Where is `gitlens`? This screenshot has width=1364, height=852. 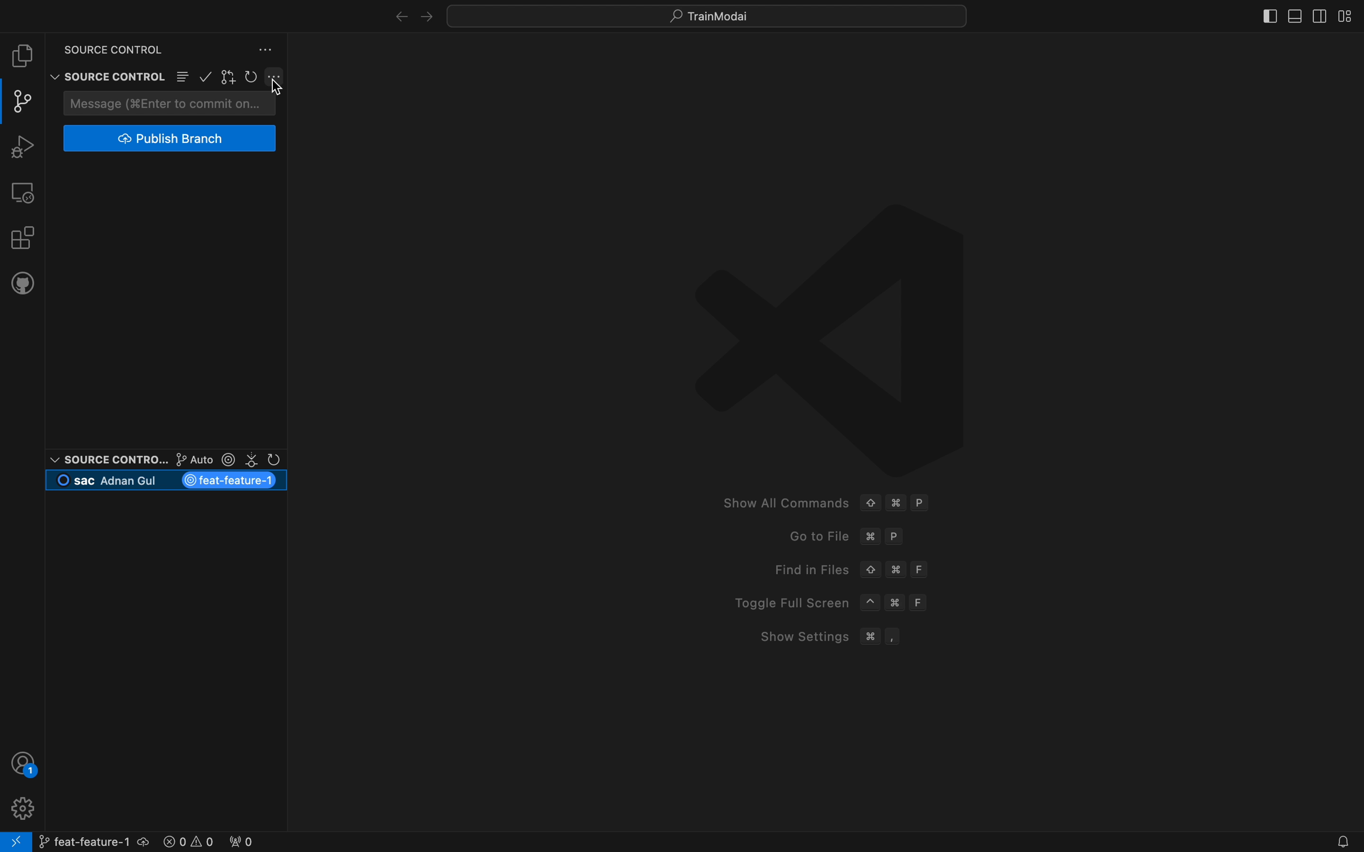 gitlens is located at coordinates (230, 78).